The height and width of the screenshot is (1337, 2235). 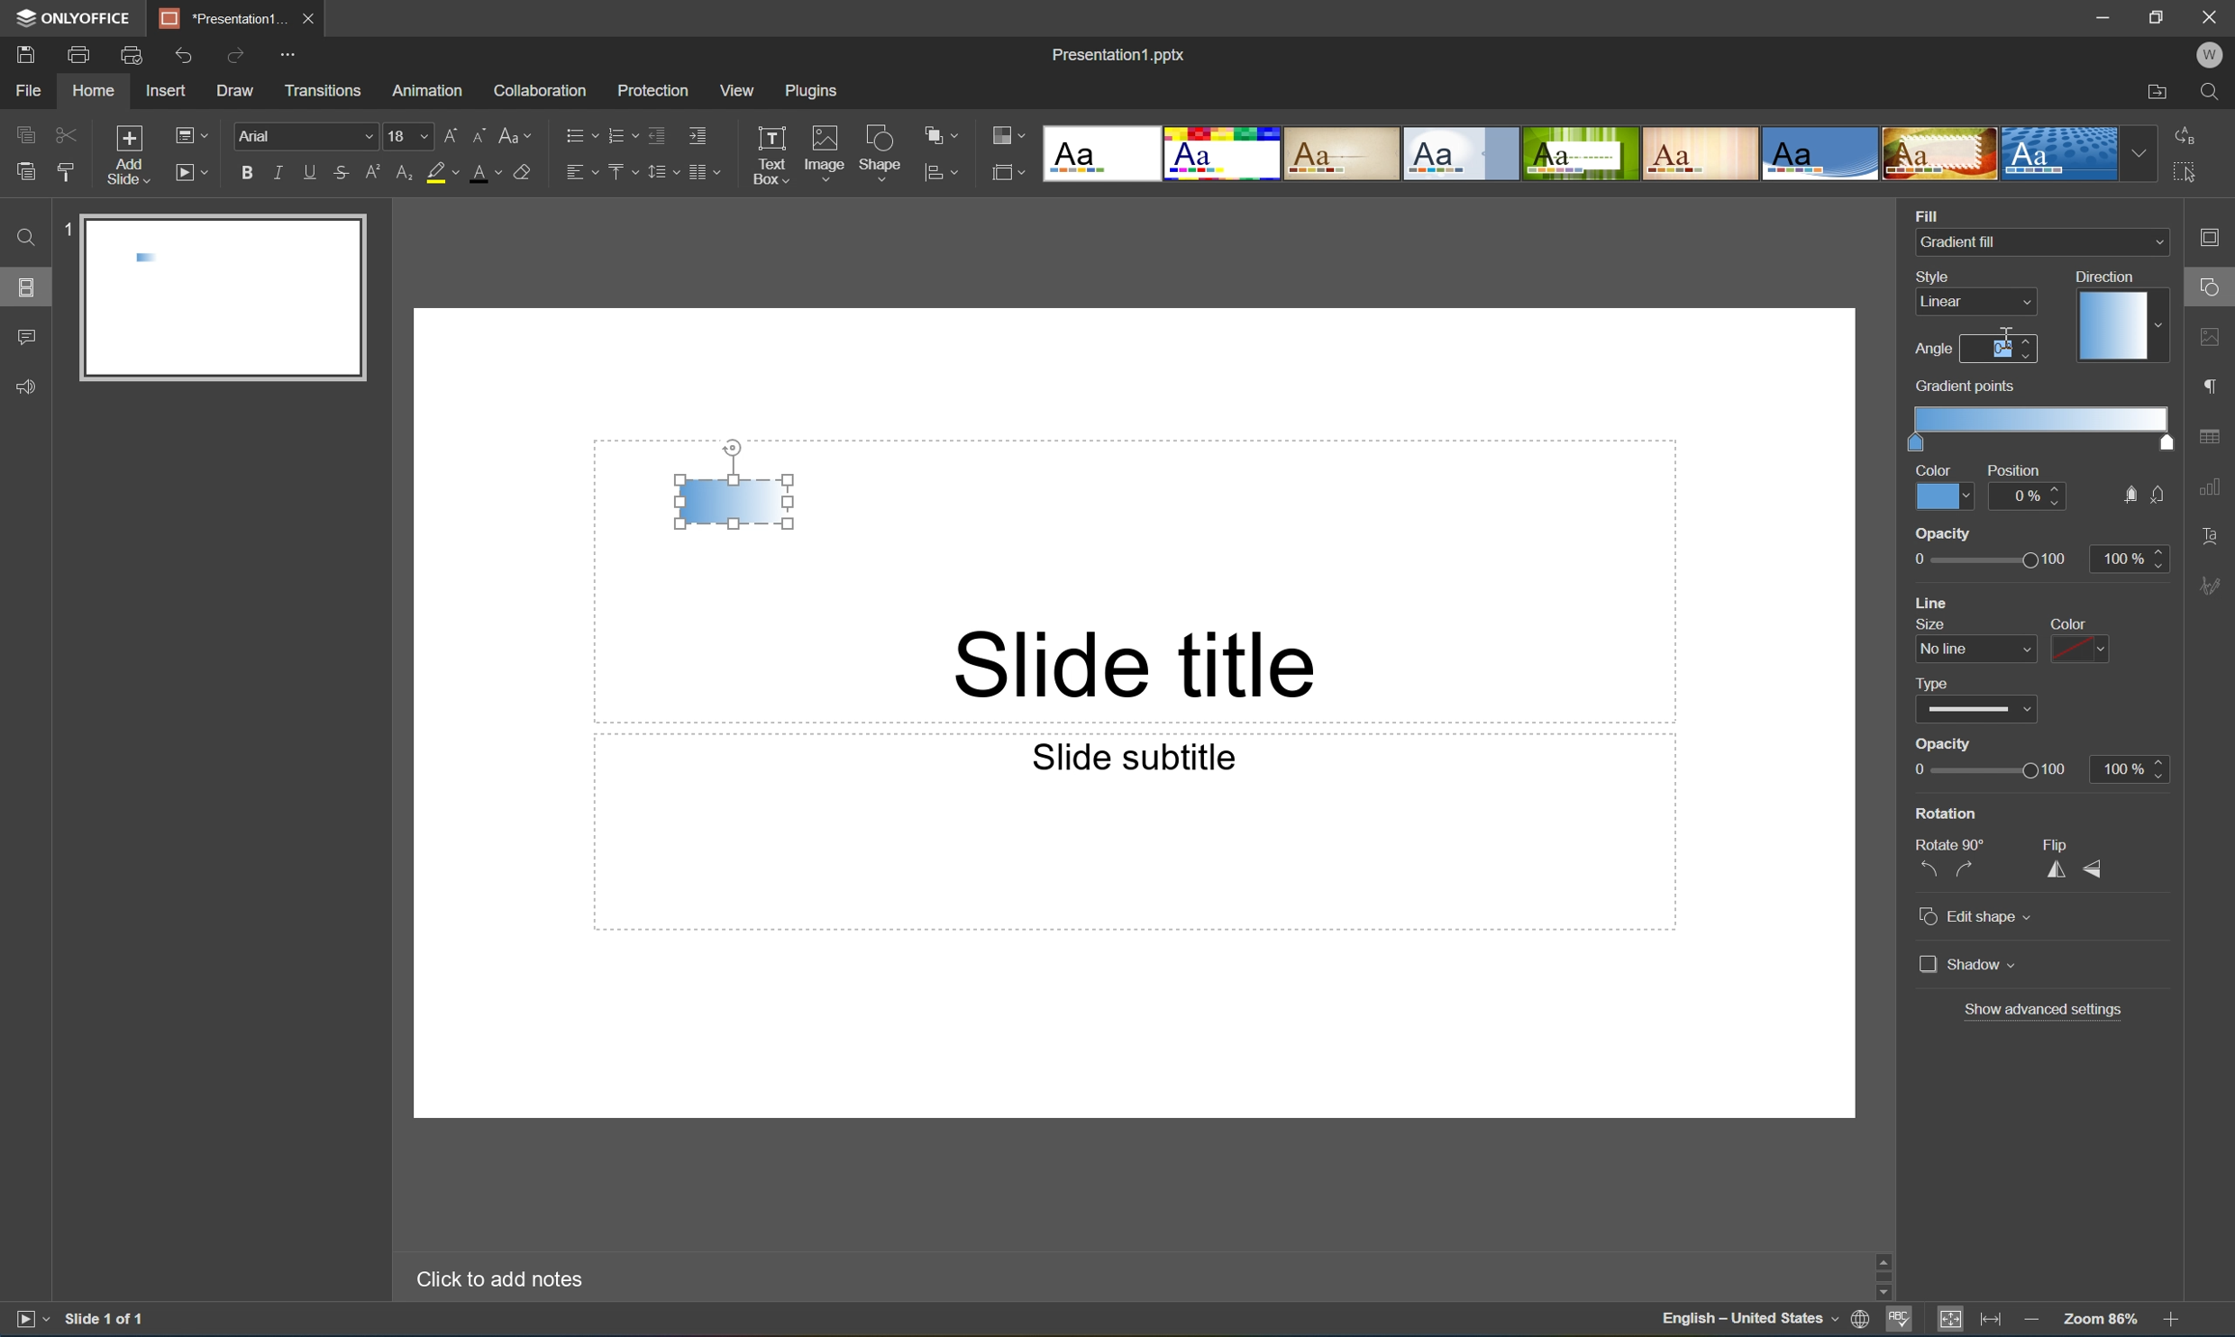 What do you see at coordinates (651, 89) in the screenshot?
I see `Protection` at bounding box center [651, 89].